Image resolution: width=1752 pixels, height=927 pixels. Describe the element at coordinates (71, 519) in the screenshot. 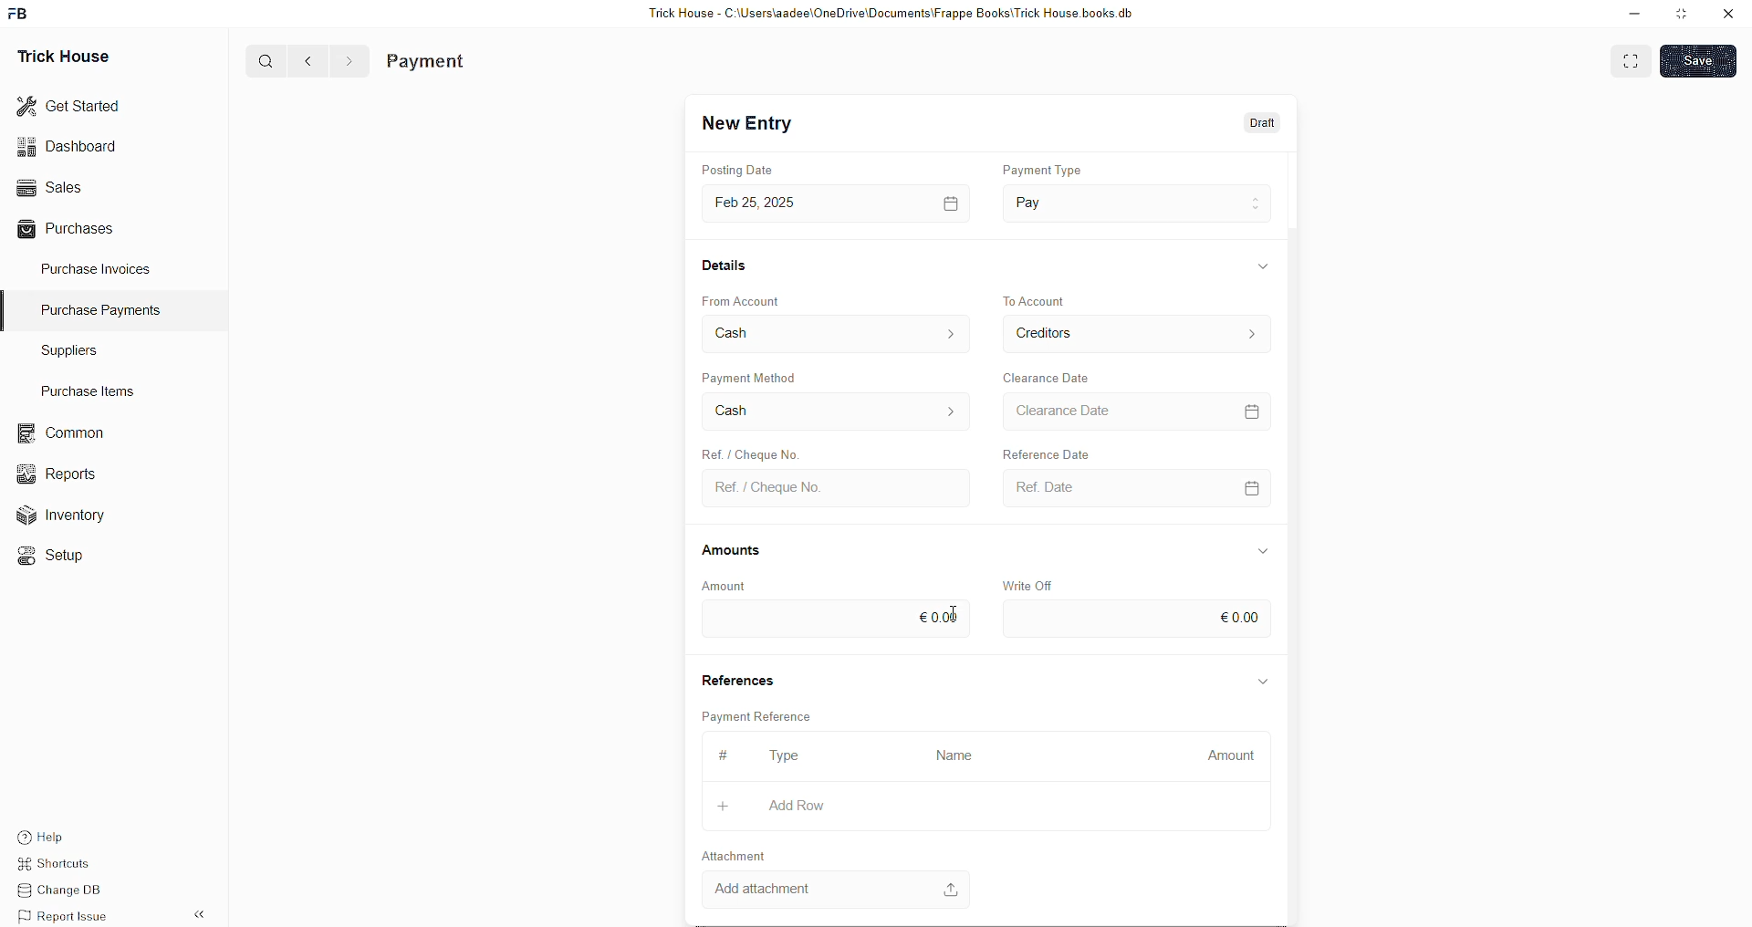

I see `Inventory` at that location.